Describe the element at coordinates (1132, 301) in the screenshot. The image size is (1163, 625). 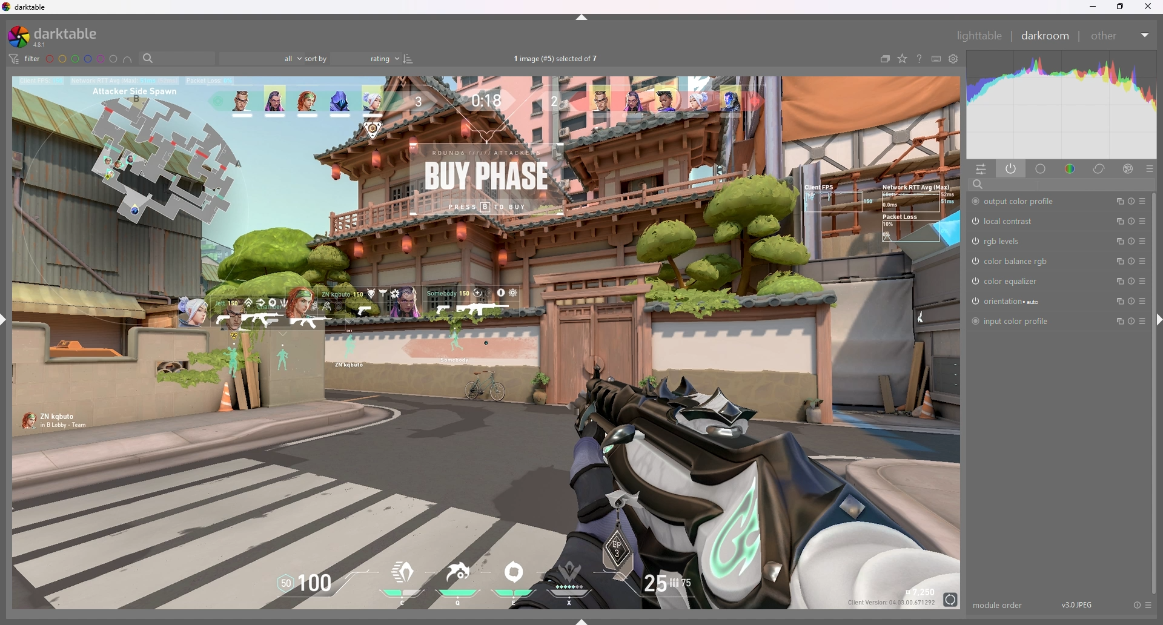
I see `reset` at that location.